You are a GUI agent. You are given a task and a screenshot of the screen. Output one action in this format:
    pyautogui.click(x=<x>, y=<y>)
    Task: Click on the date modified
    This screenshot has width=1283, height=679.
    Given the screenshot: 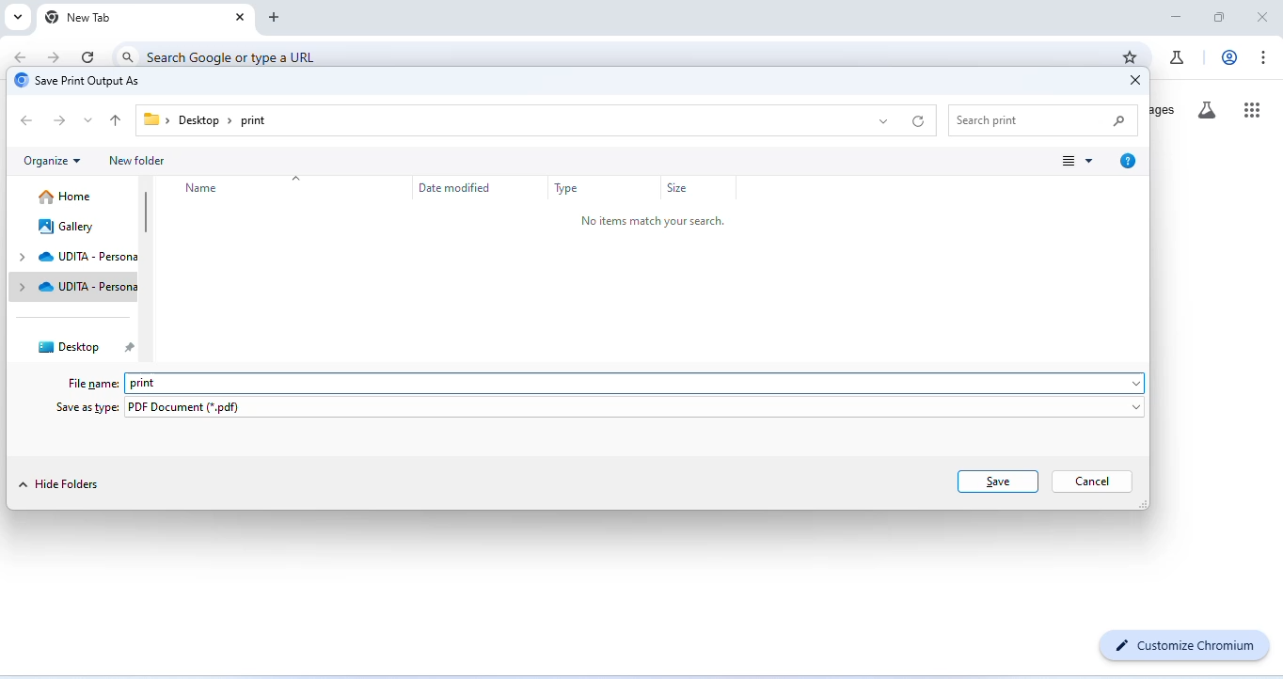 What is the action you would take?
    pyautogui.click(x=456, y=187)
    